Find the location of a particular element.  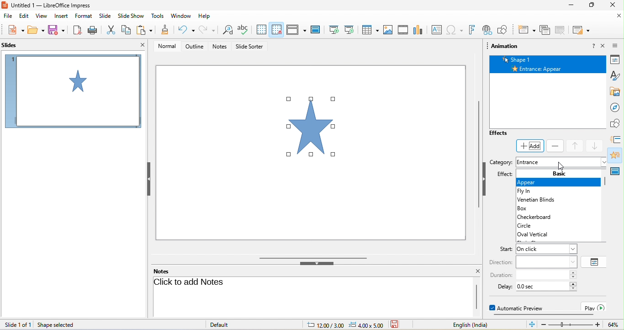

close is located at coordinates (603, 46).